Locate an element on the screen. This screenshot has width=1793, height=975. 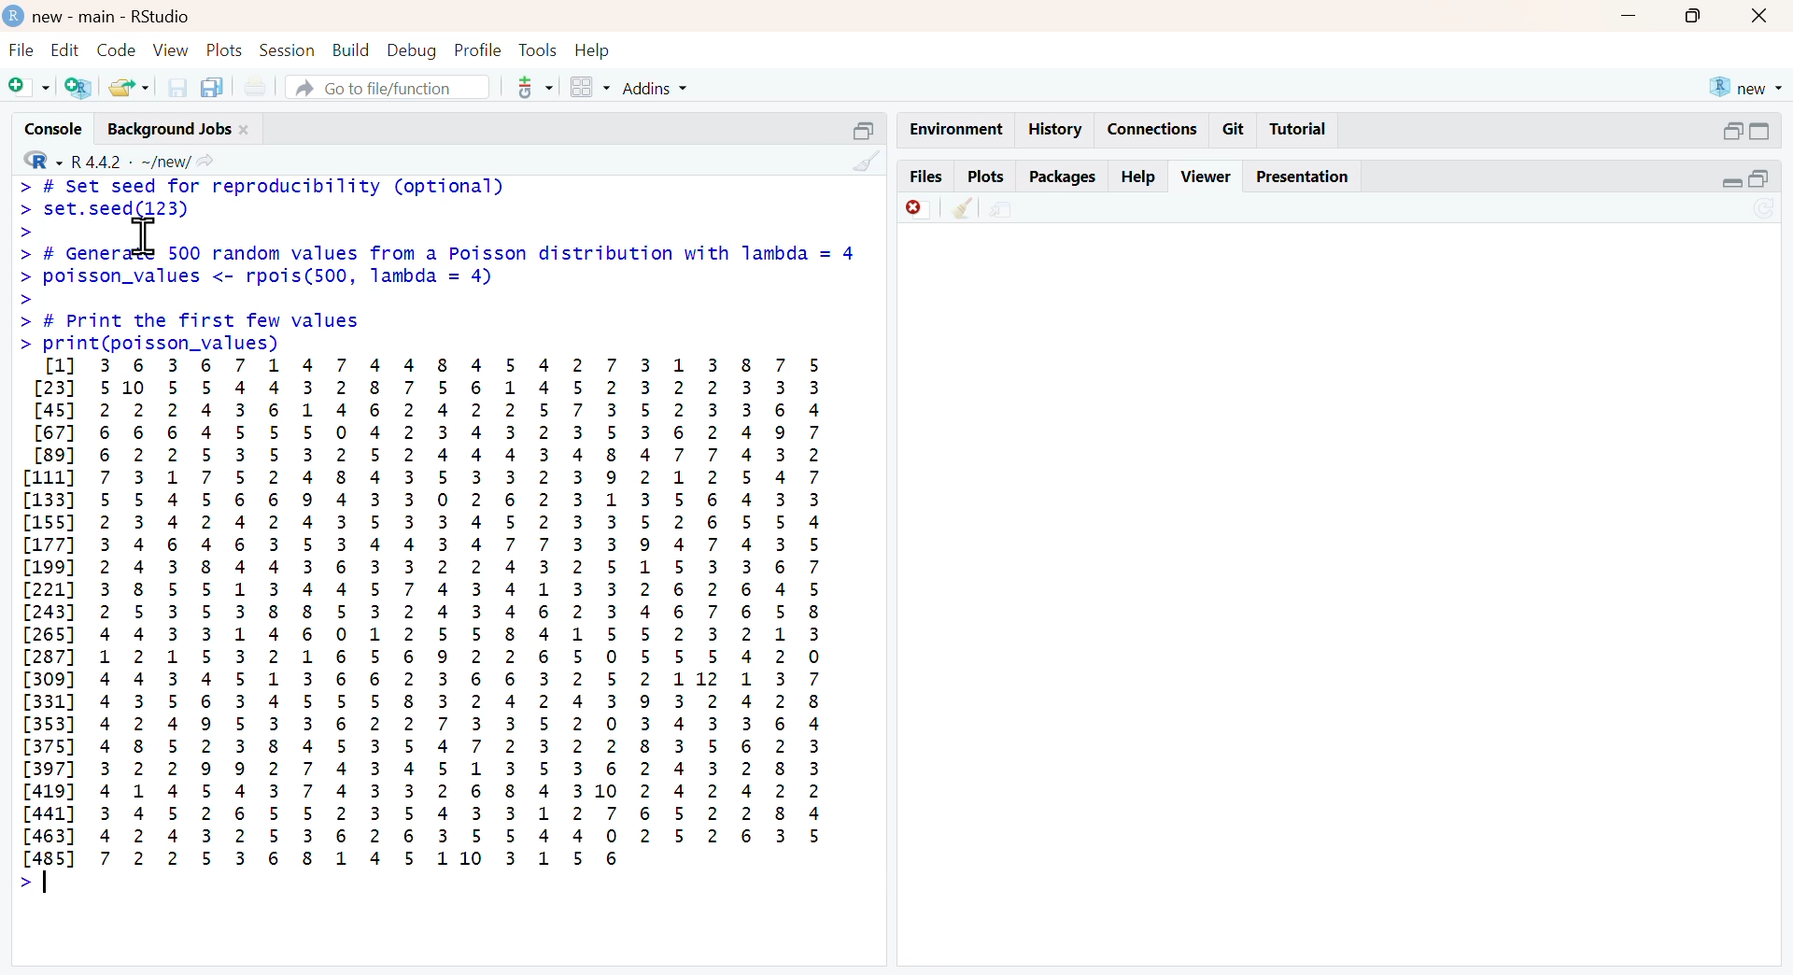
share is located at coordinates (1000, 209).